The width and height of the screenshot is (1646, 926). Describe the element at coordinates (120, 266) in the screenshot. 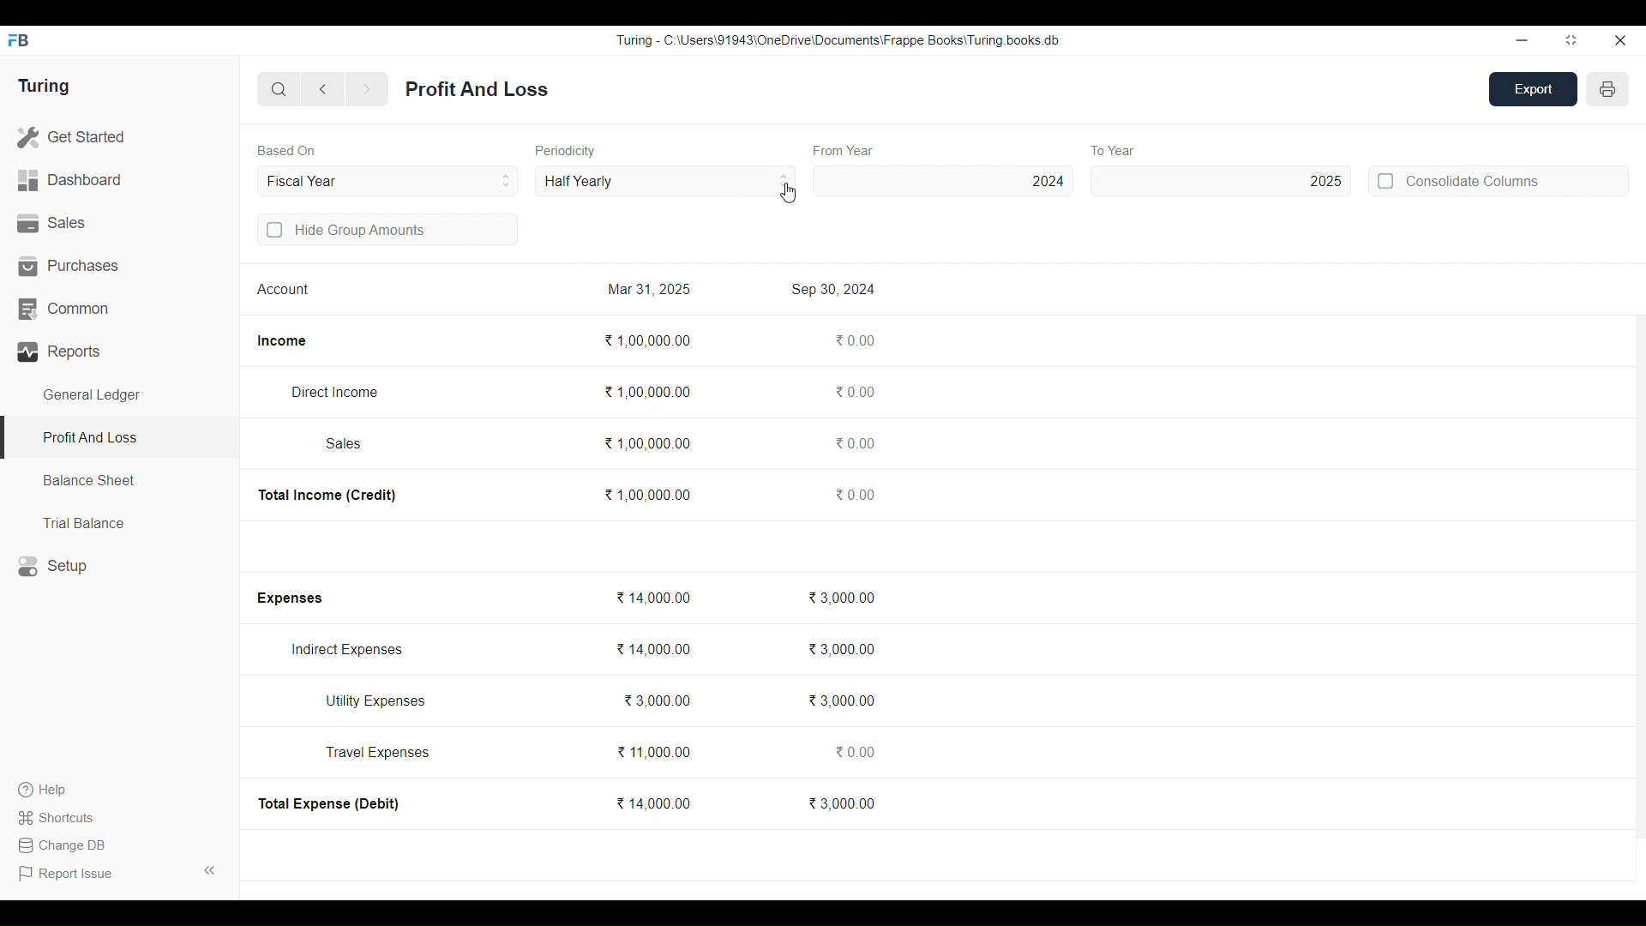

I see `Purchases` at that location.